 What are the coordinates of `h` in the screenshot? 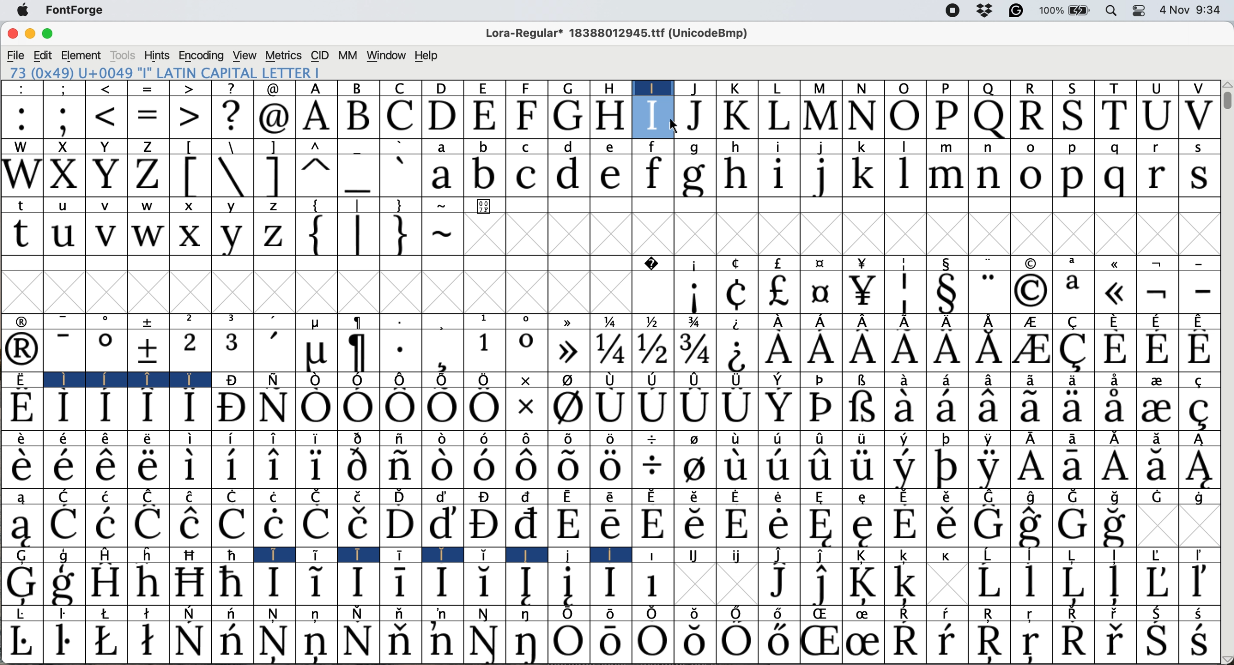 It's located at (612, 87).